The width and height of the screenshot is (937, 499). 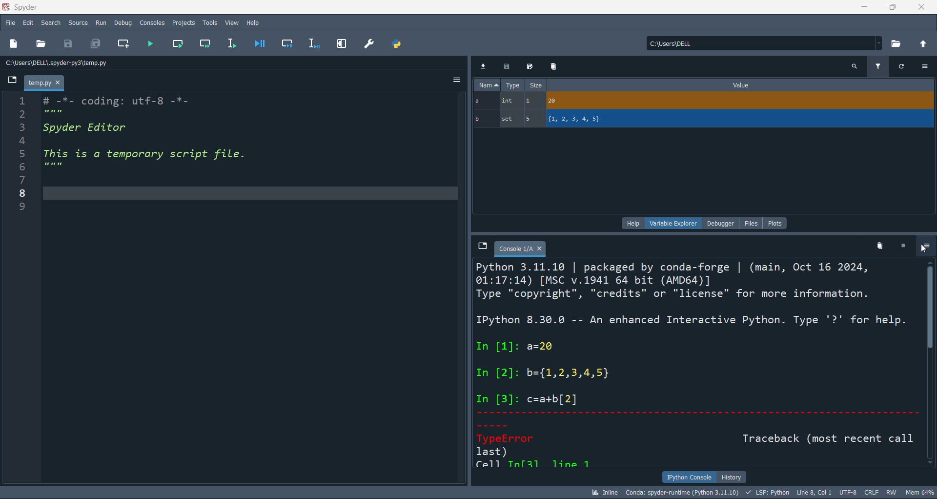 What do you see at coordinates (754, 223) in the screenshot?
I see `file` at bounding box center [754, 223].